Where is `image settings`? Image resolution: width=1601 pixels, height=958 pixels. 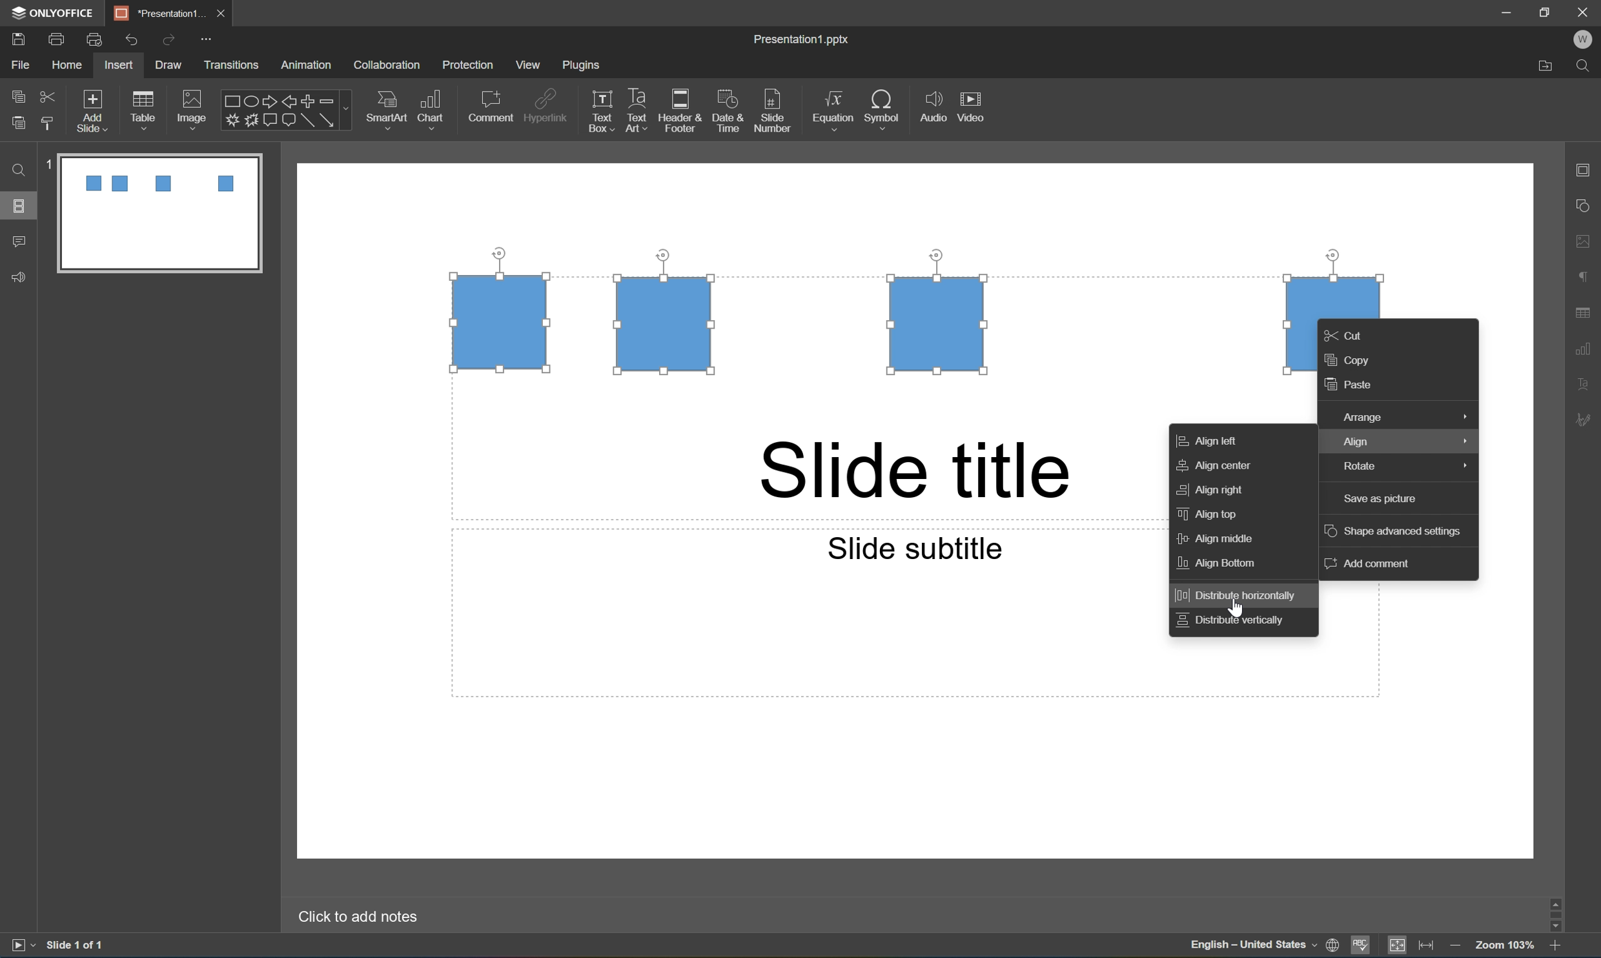
image settings is located at coordinates (1589, 243).